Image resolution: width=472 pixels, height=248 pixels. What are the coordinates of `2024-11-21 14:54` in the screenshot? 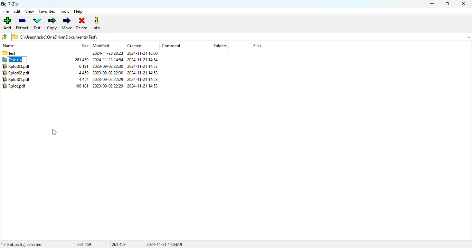 It's located at (108, 60).